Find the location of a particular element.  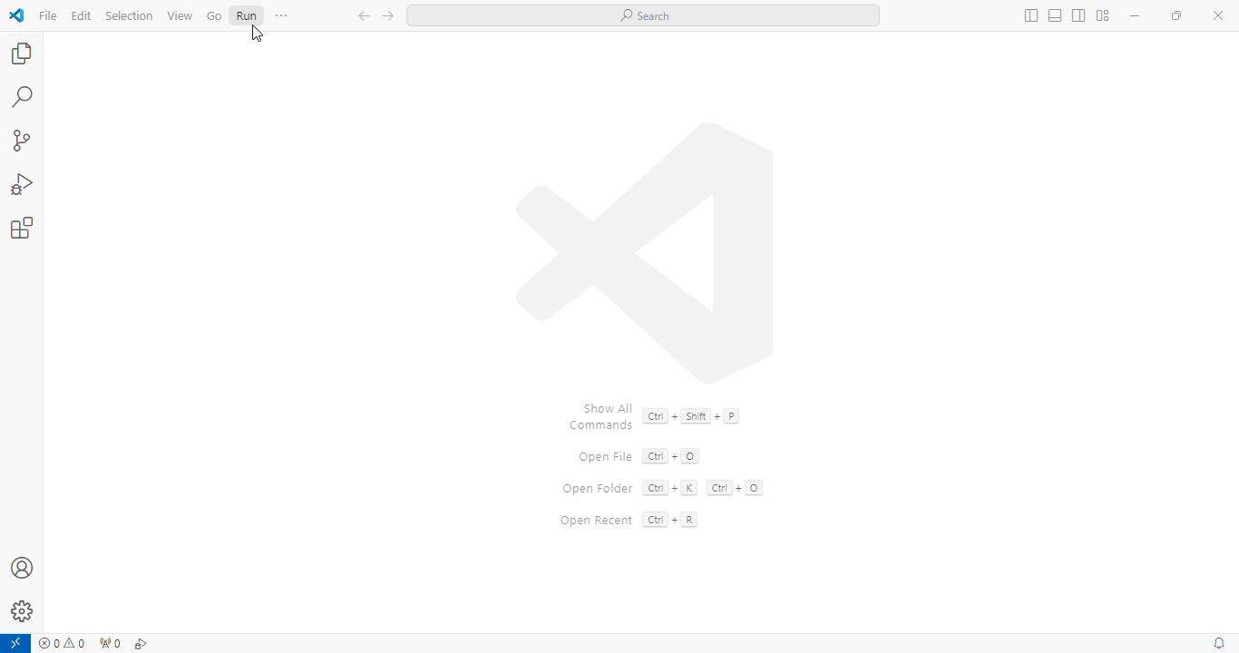

no ports forwarded is located at coordinates (108, 645).